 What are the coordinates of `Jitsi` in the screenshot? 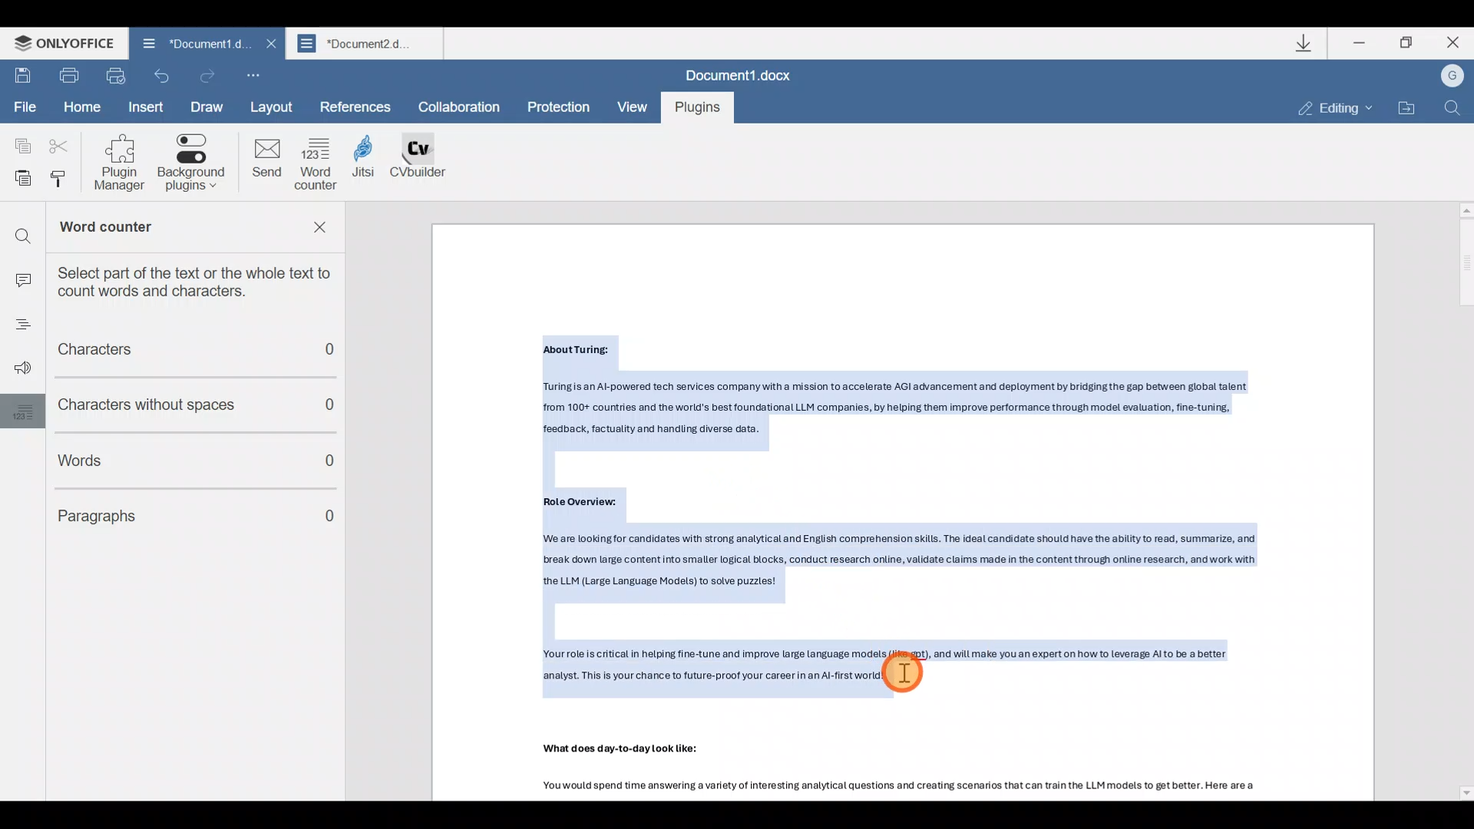 It's located at (372, 167).